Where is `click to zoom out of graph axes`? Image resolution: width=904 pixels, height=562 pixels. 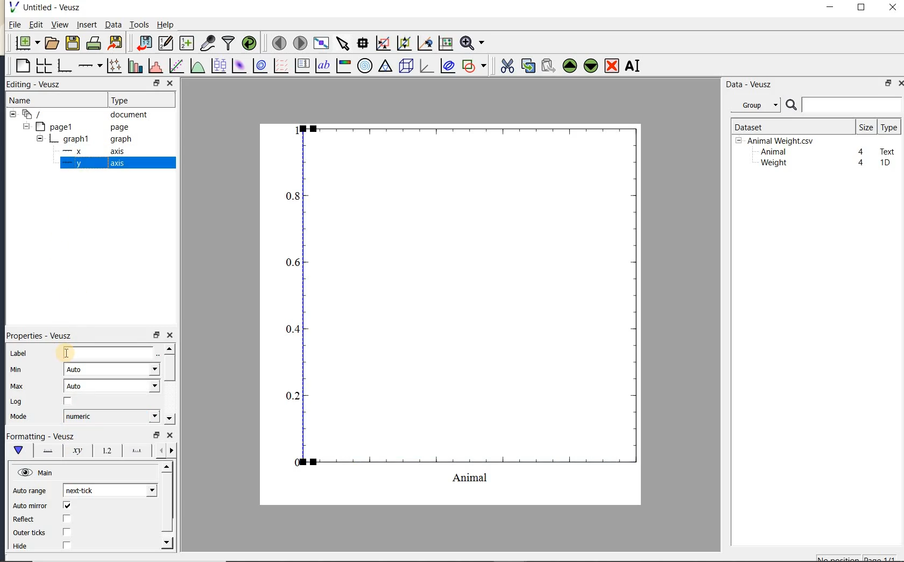
click to zoom out of graph axes is located at coordinates (405, 43).